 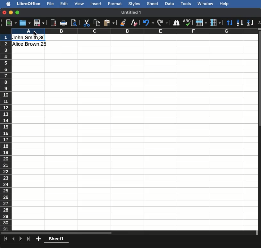 What do you see at coordinates (215, 22) in the screenshot?
I see `Columns` at bounding box center [215, 22].